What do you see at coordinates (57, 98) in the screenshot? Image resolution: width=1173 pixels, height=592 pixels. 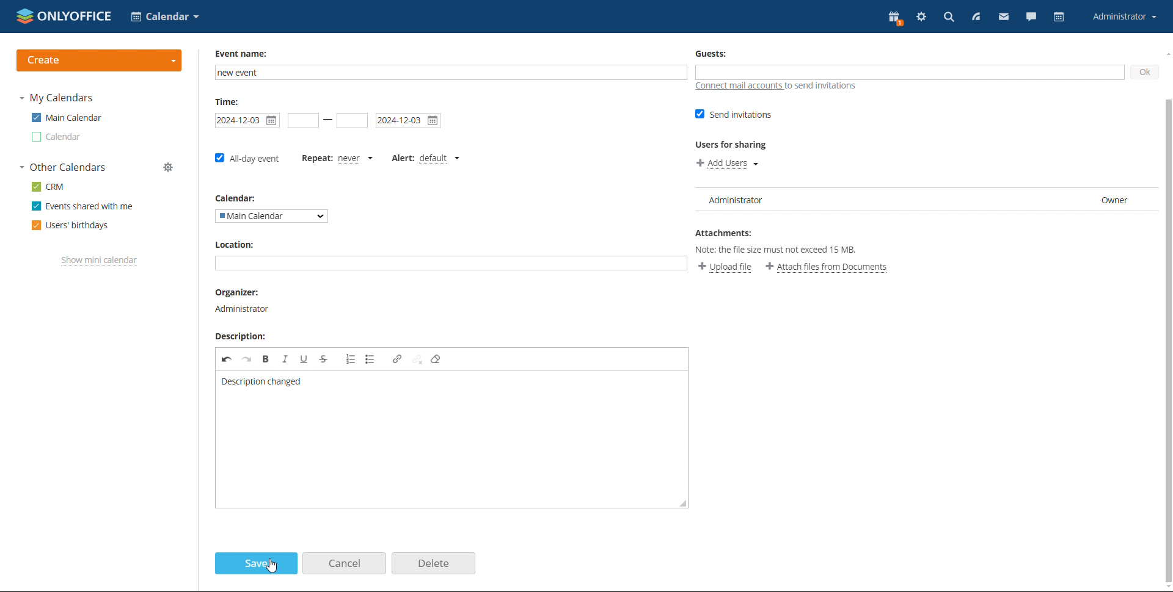 I see `my calendars` at bounding box center [57, 98].